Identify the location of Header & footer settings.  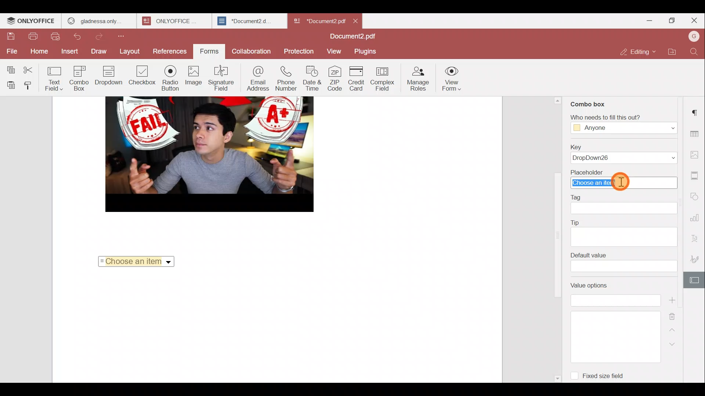
(695, 176).